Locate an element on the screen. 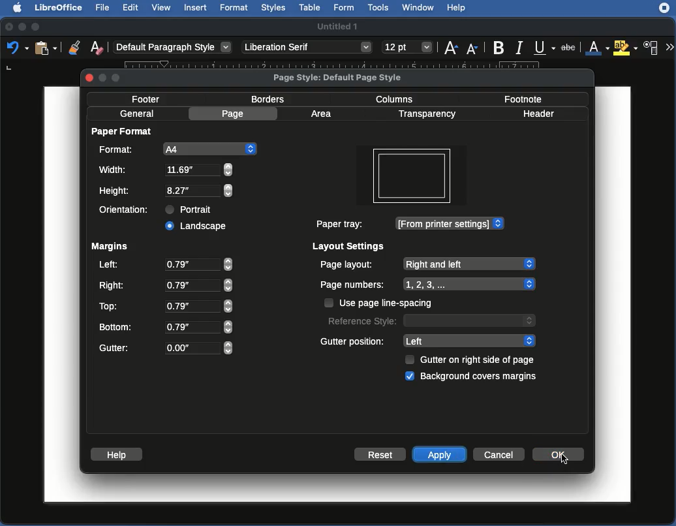 The width and height of the screenshot is (676, 526). Help is located at coordinates (118, 455).